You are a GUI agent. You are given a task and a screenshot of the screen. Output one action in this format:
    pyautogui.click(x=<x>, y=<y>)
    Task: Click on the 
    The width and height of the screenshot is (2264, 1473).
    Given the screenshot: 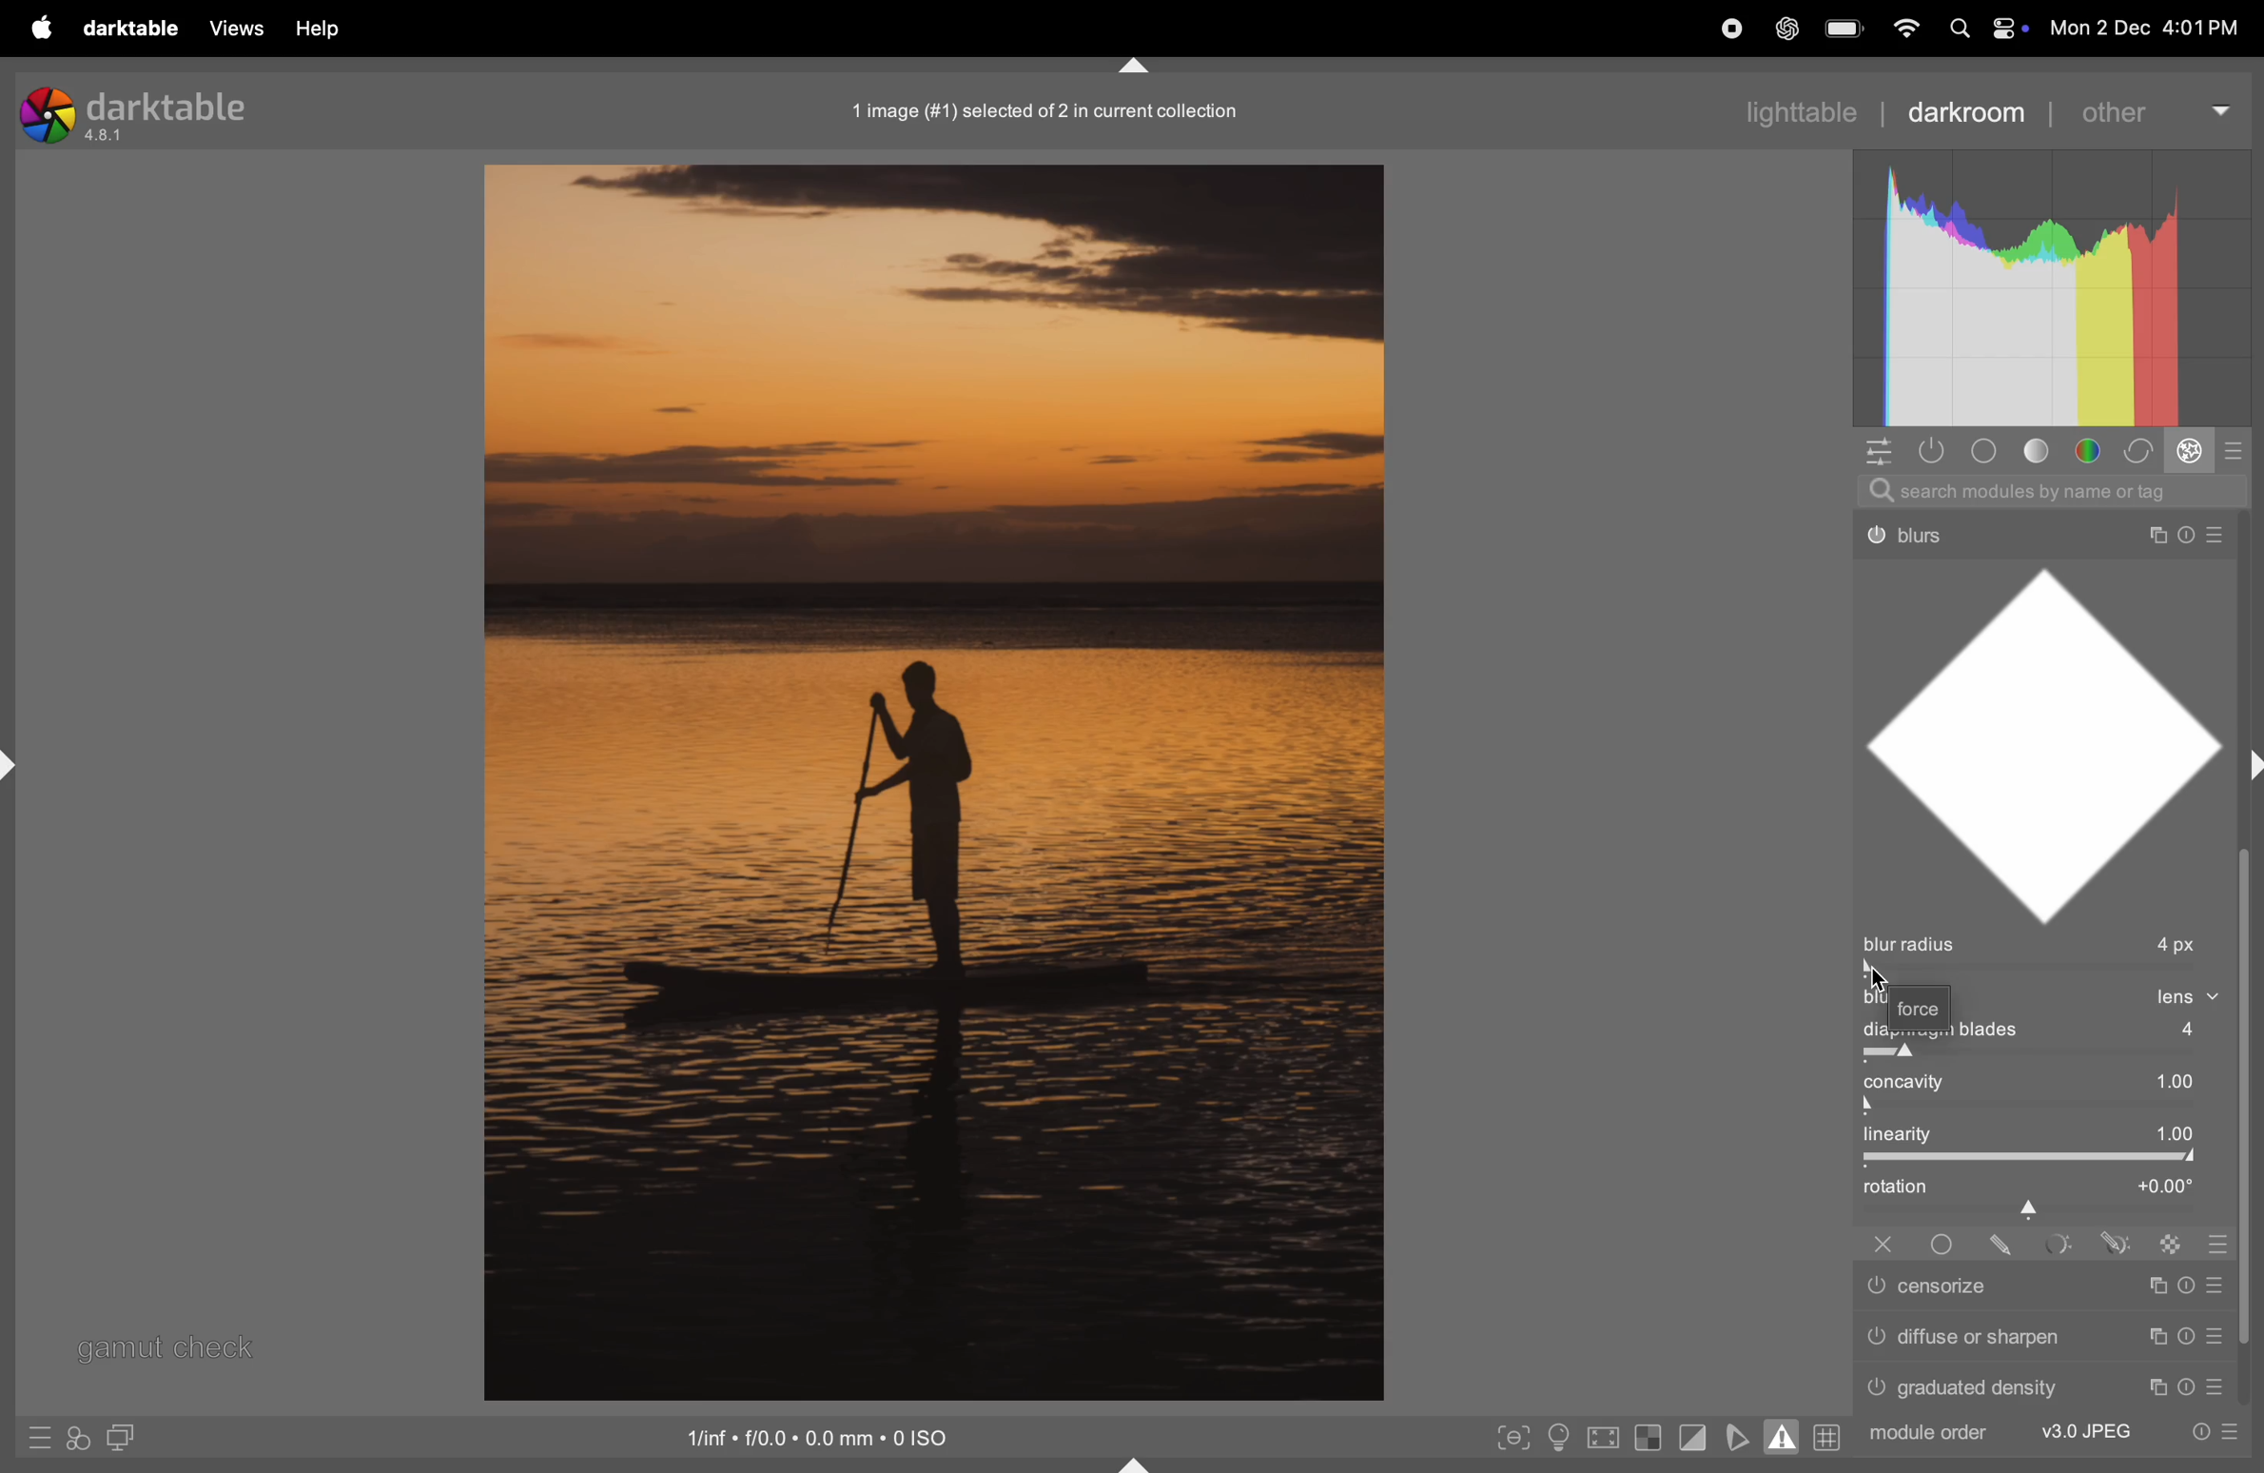 What is the action you would take?
    pyautogui.click(x=2058, y=1245)
    